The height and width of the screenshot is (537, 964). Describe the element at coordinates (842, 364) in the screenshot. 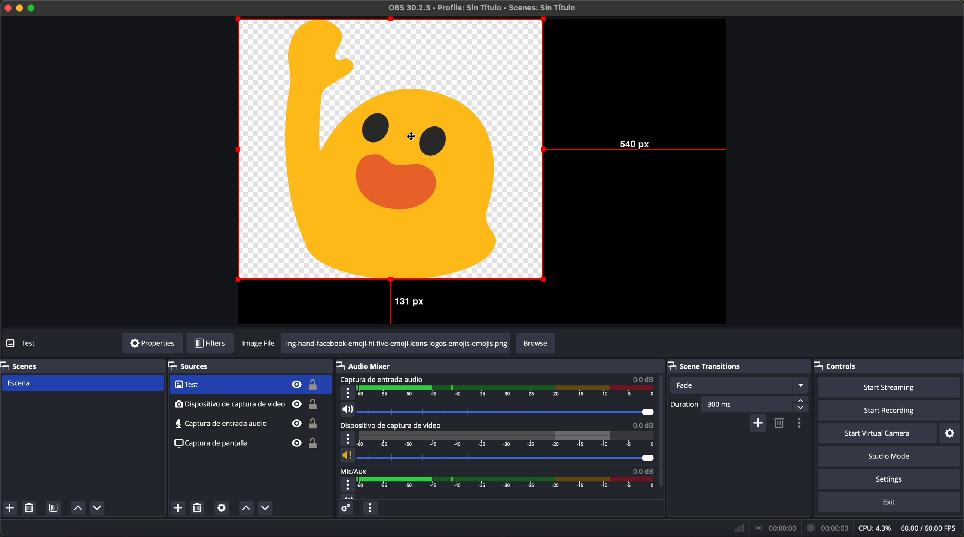

I see `controls` at that location.